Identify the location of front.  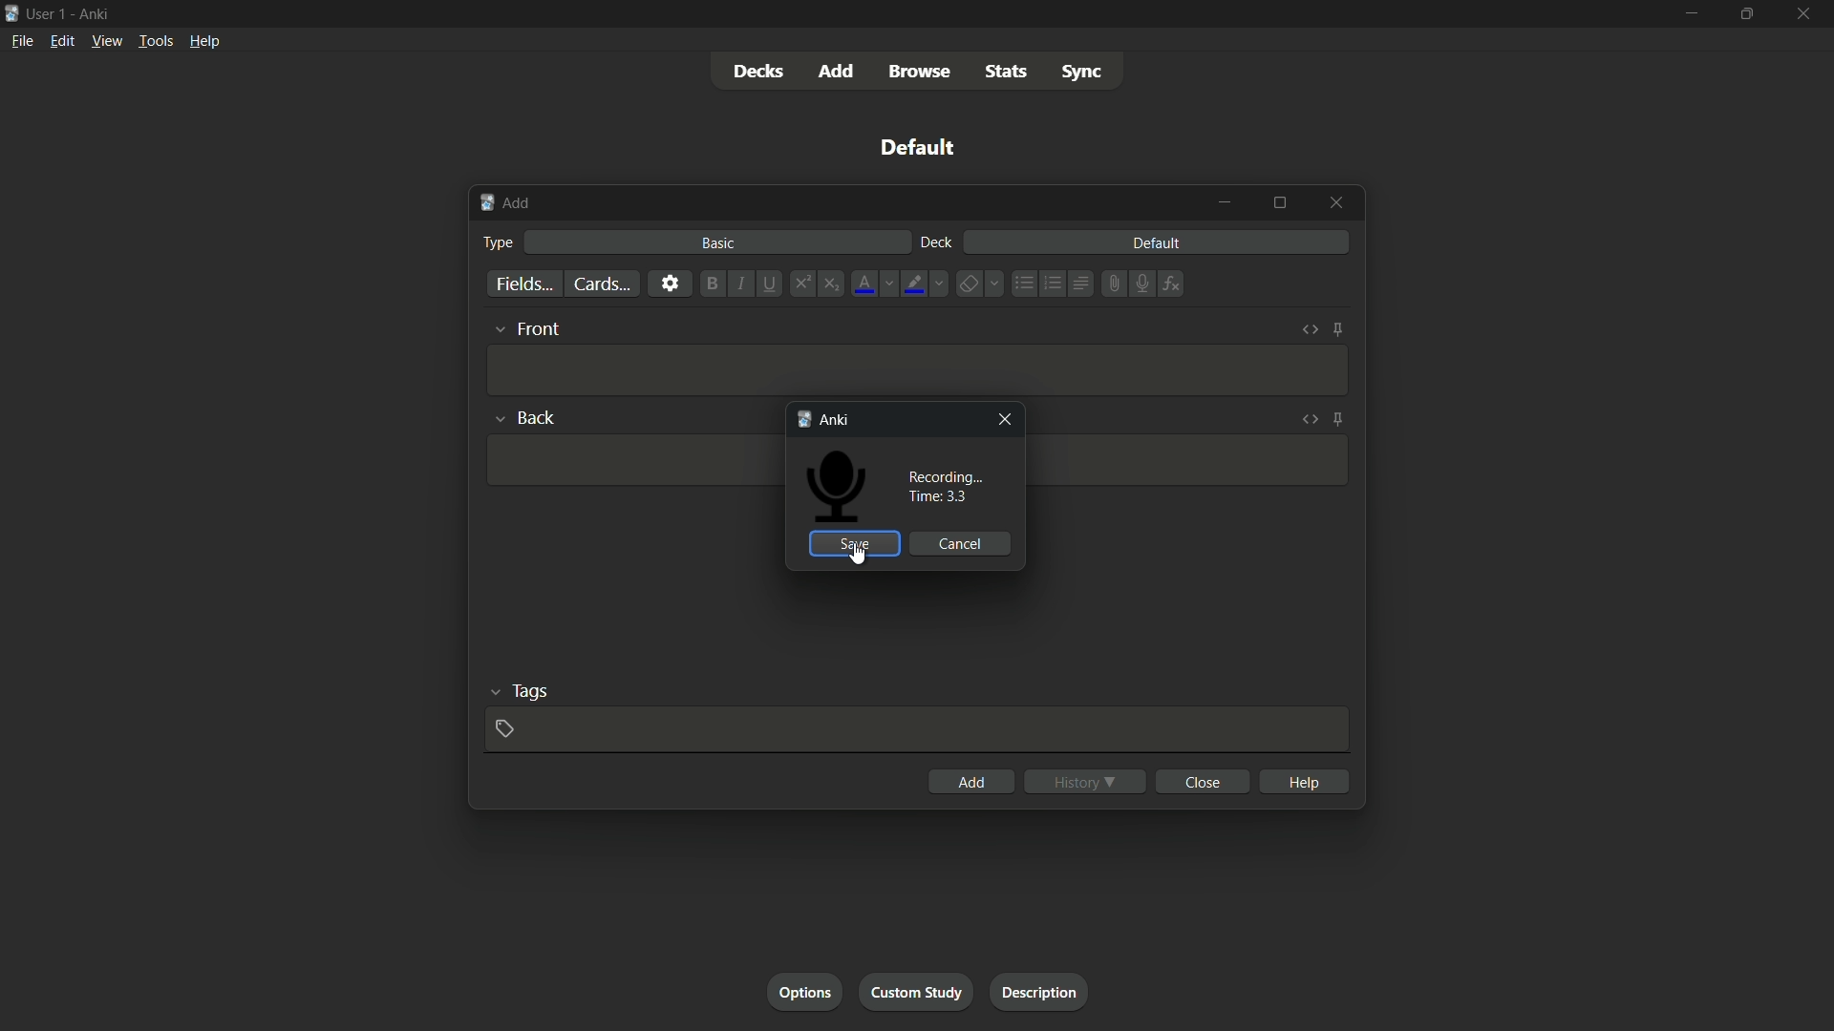
(541, 329).